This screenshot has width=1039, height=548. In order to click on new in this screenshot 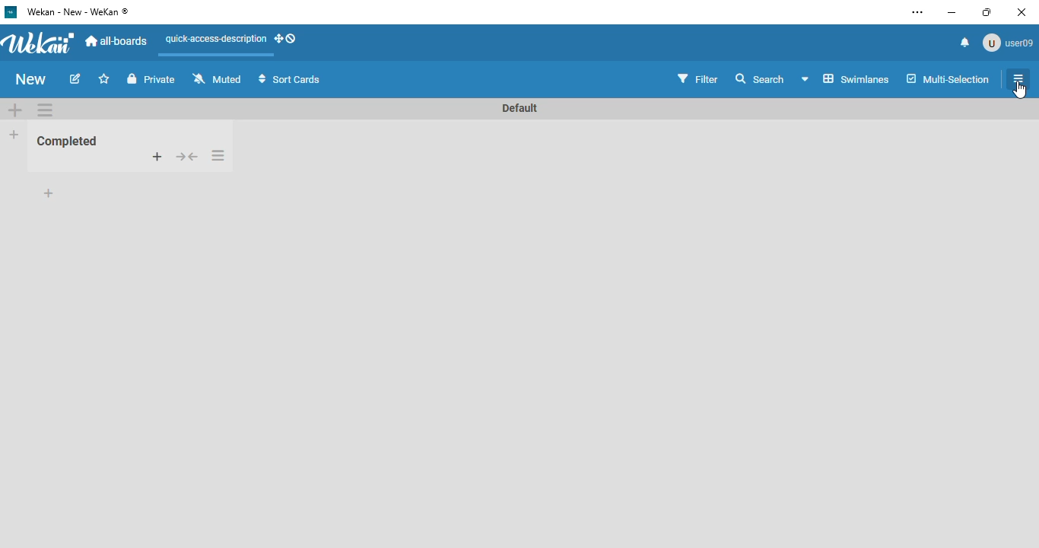, I will do `click(32, 79)`.